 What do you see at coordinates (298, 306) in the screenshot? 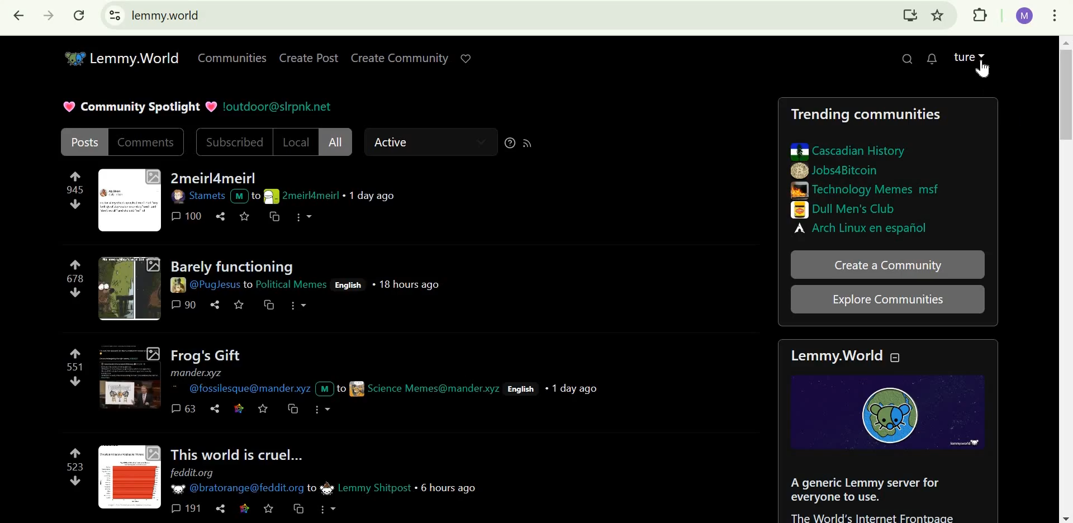
I see `more` at bounding box center [298, 306].